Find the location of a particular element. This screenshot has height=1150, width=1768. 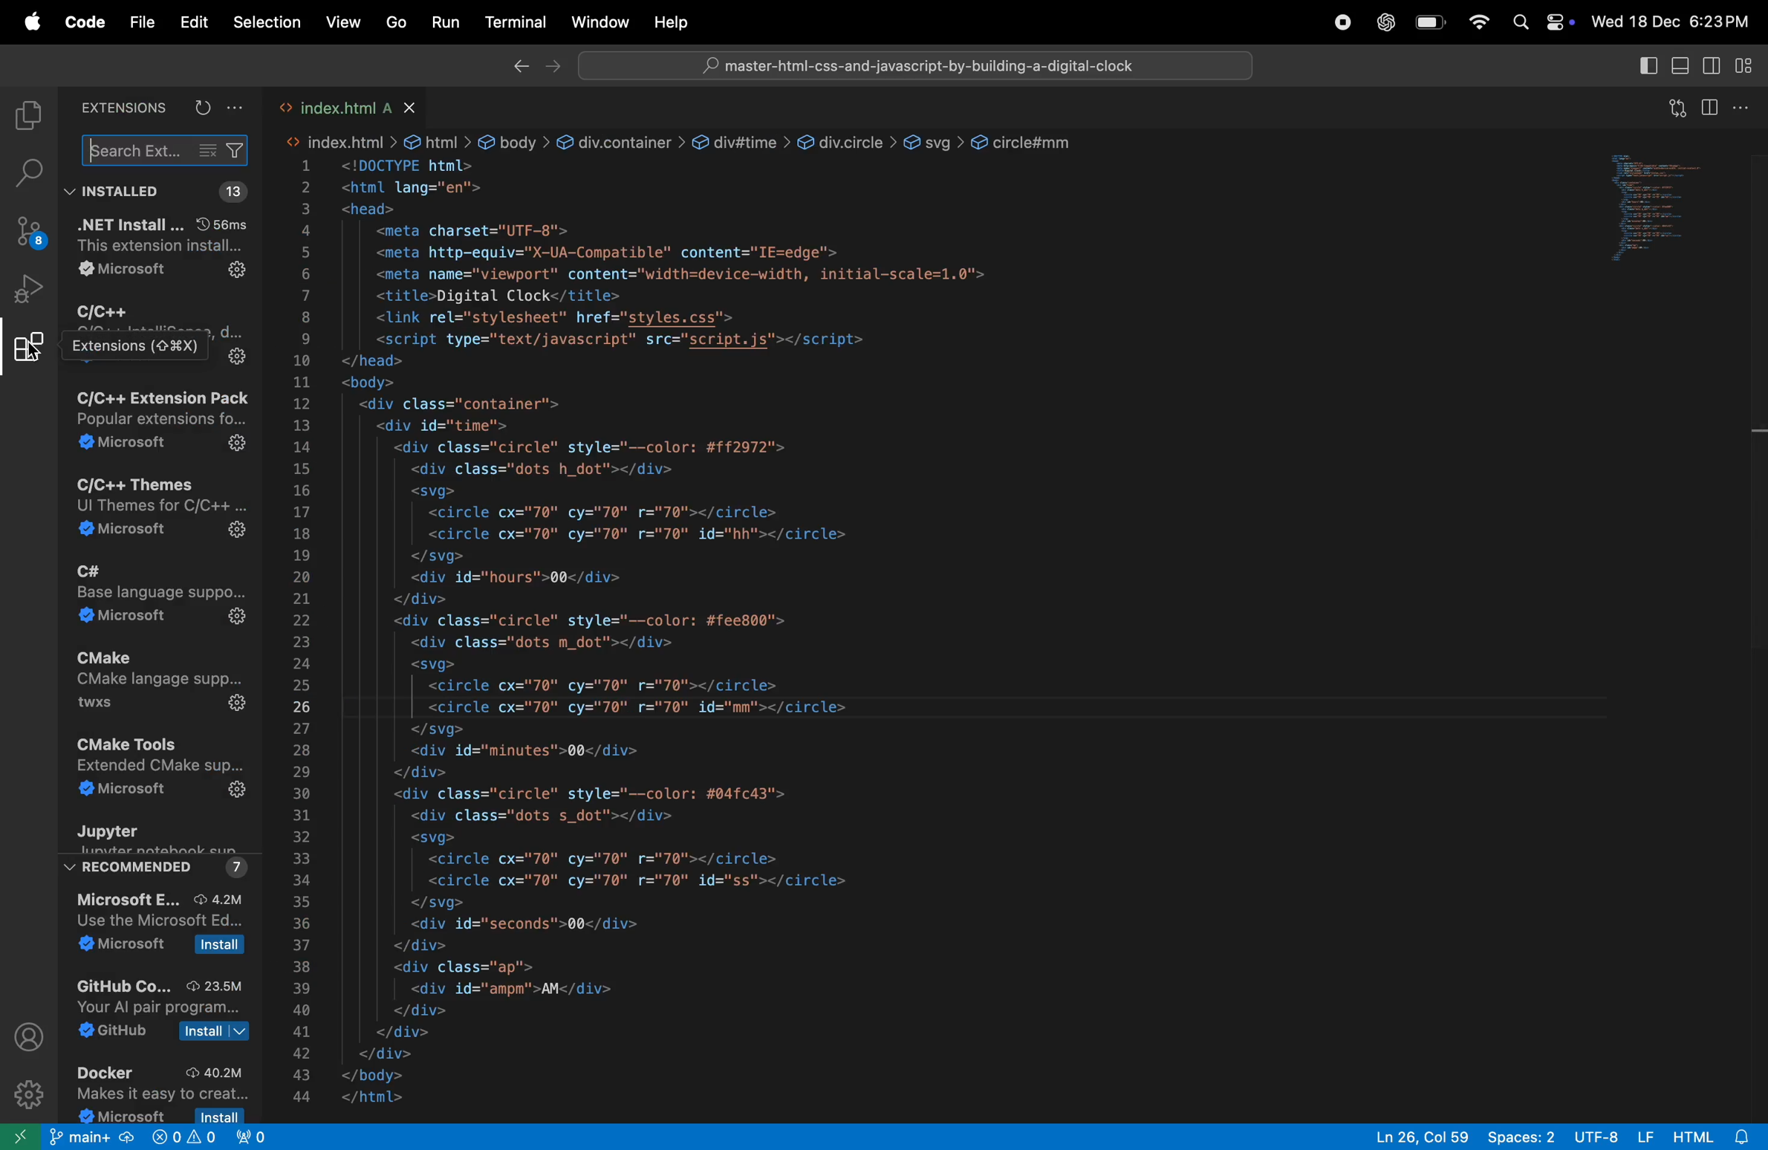

extensions is located at coordinates (123, 106).